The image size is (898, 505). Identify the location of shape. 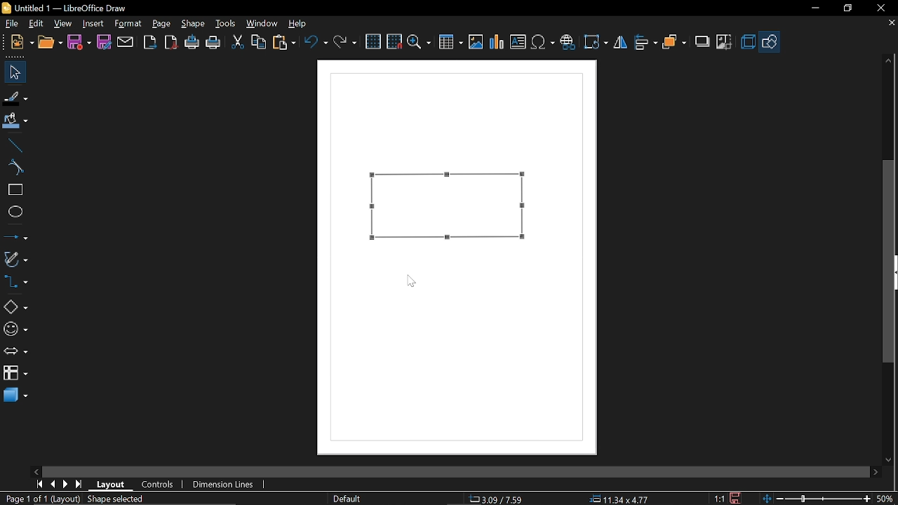
(192, 23).